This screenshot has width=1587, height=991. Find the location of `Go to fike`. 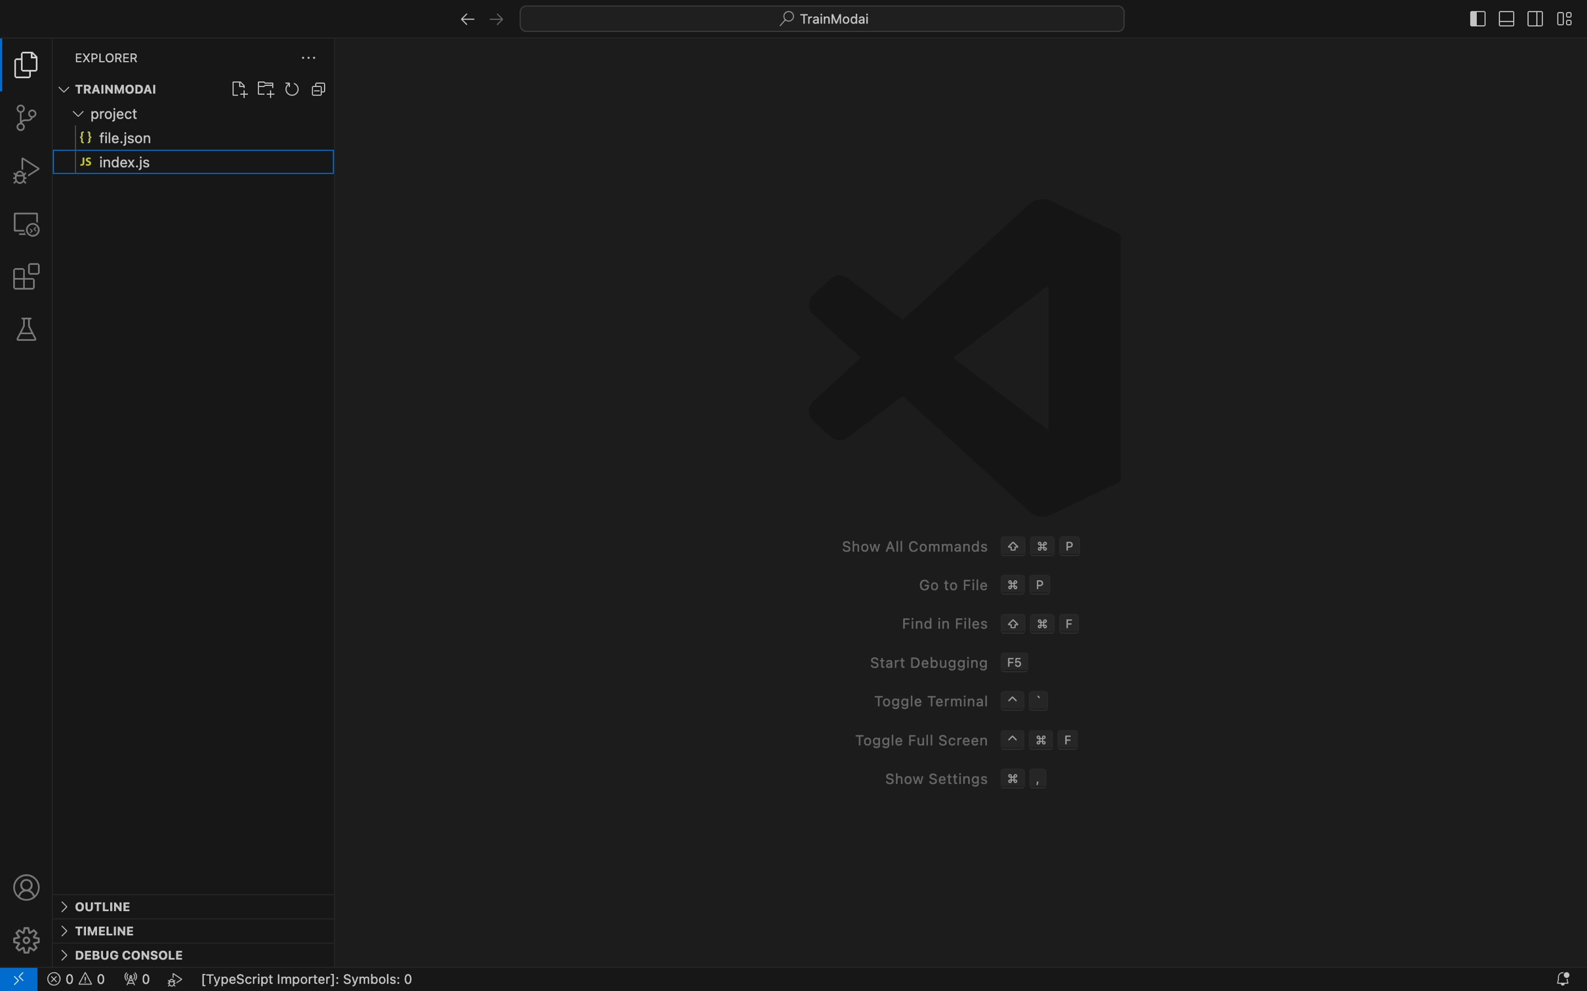

Go to fike is located at coordinates (979, 579).